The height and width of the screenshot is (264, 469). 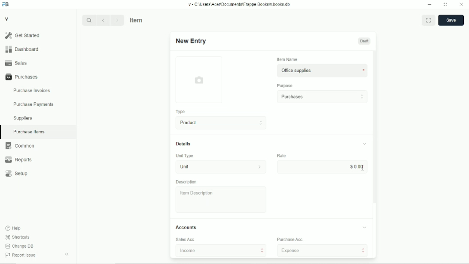 What do you see at coordinates (23, 49) in the screenshot?
I see `dashboard` at bounding box center [23, 49].